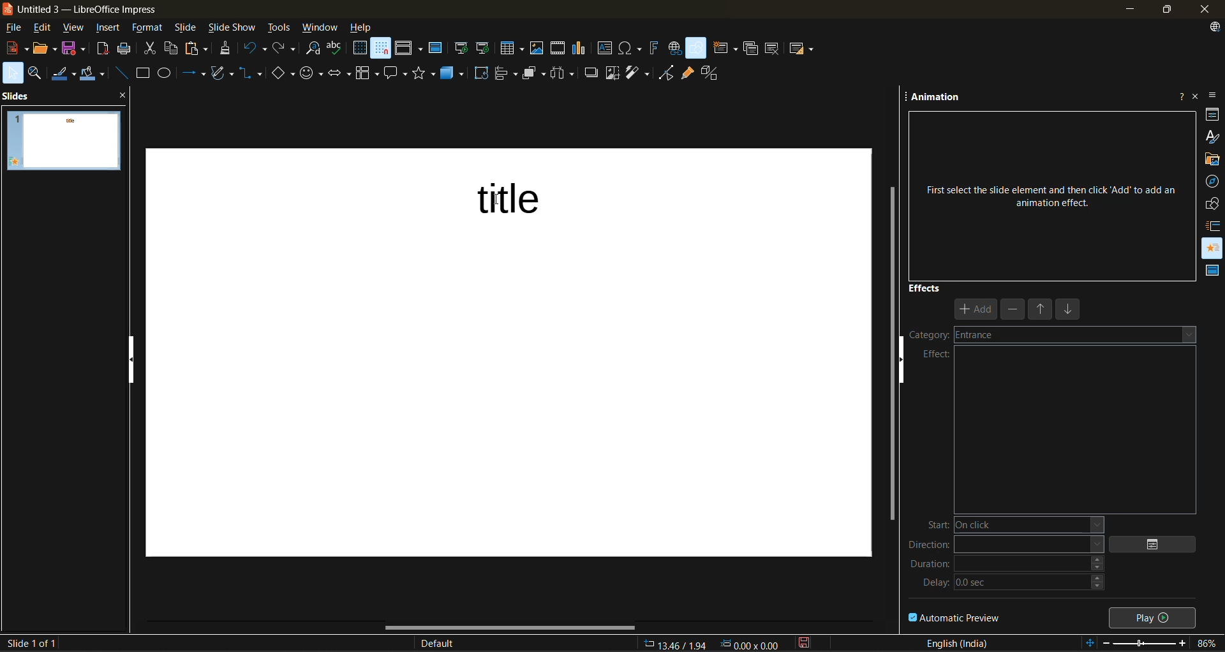  I want to click on fit to slide, so click(1092, 644).